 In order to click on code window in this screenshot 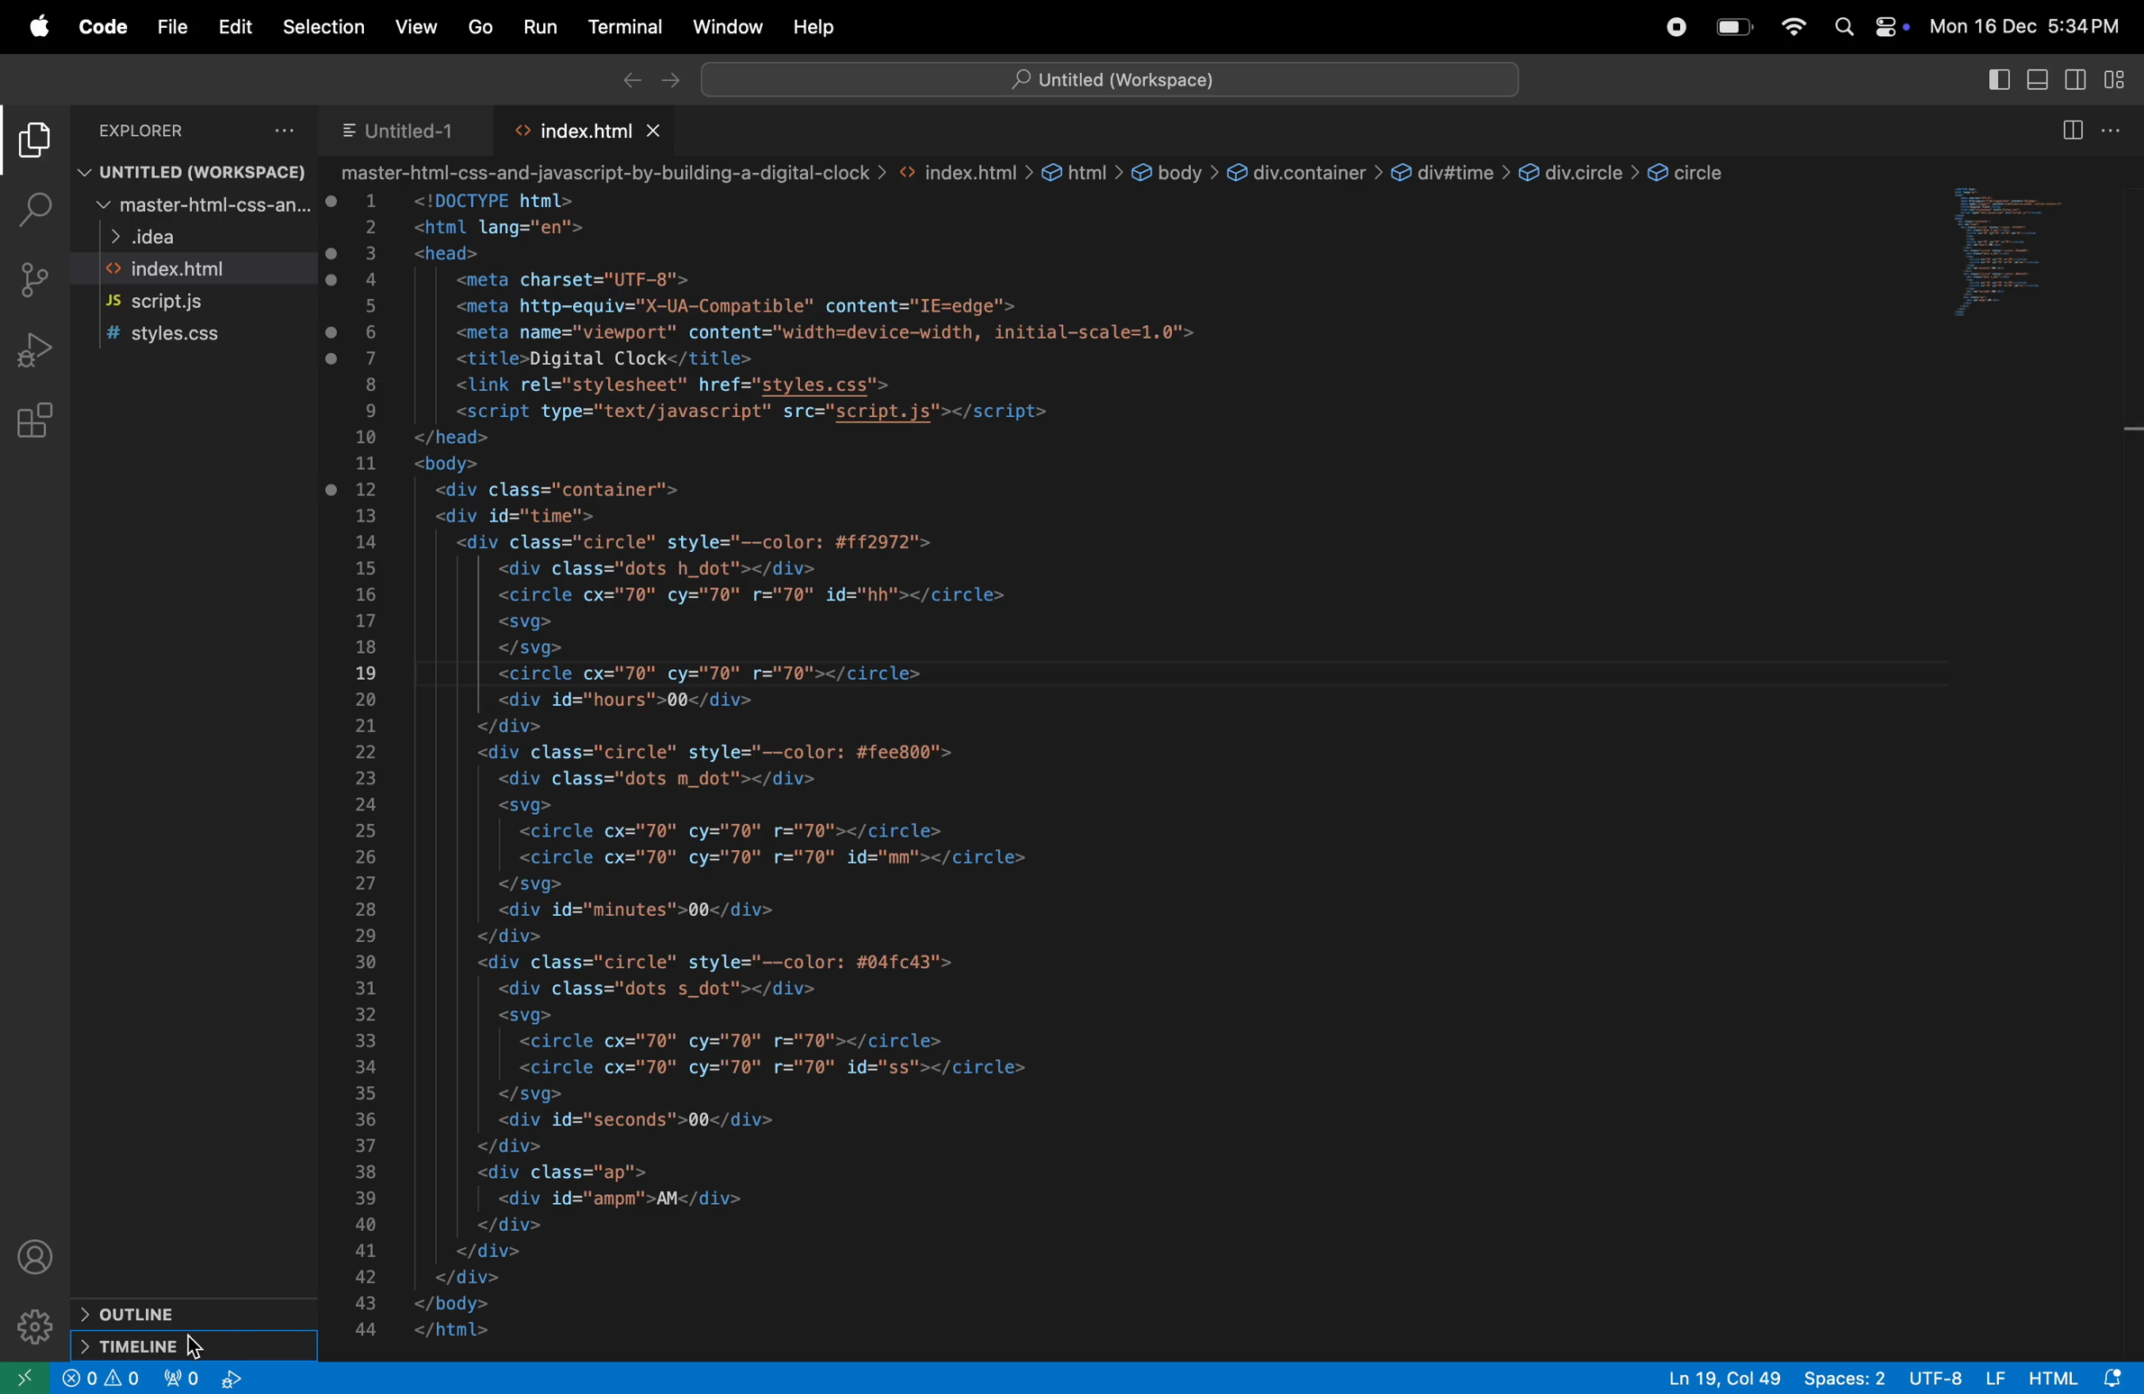, I will do `click(2028, 248)`.